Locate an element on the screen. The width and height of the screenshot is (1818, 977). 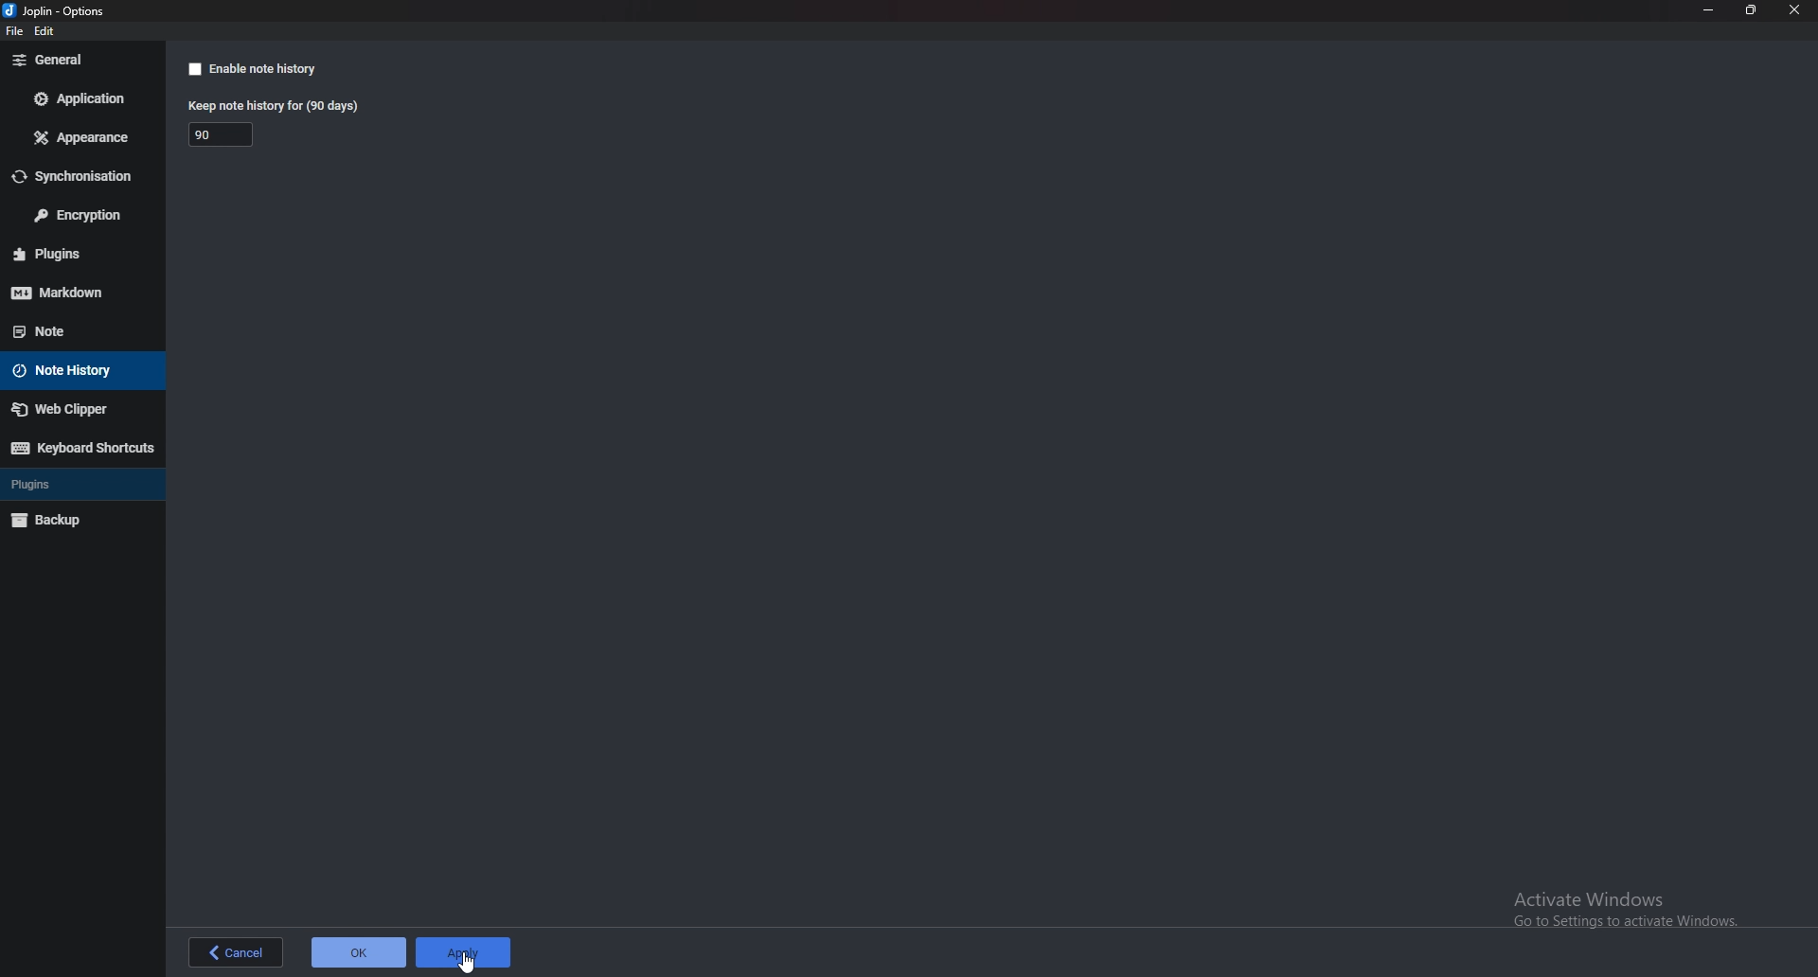
back is located at coordinates (236, 952).